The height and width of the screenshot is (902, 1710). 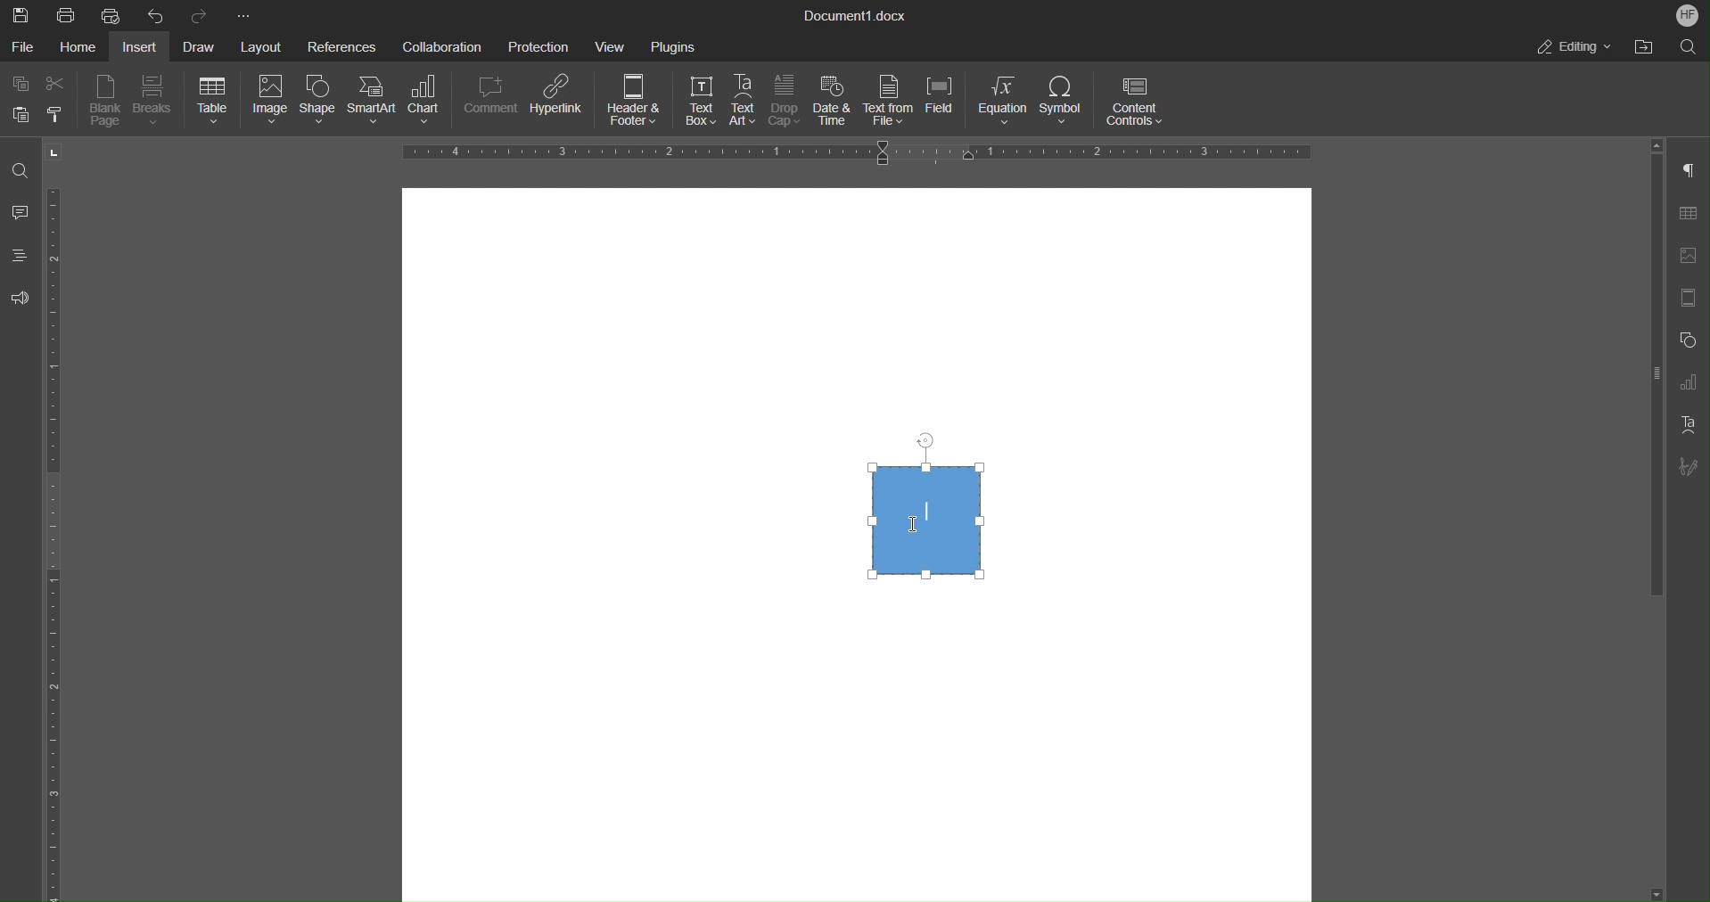 I want to click on Vertical scroll bar, so click(x=1653, y=381).